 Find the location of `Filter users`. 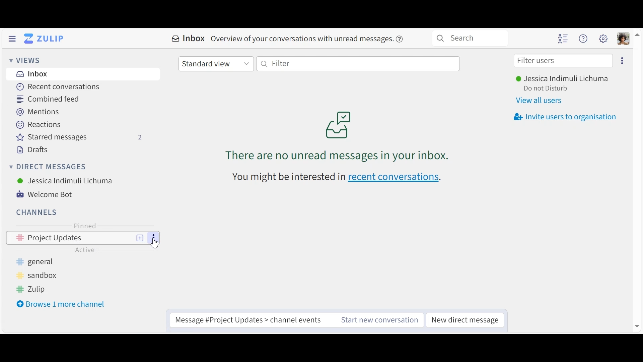

Filter users is located at coordinates (563, 61).